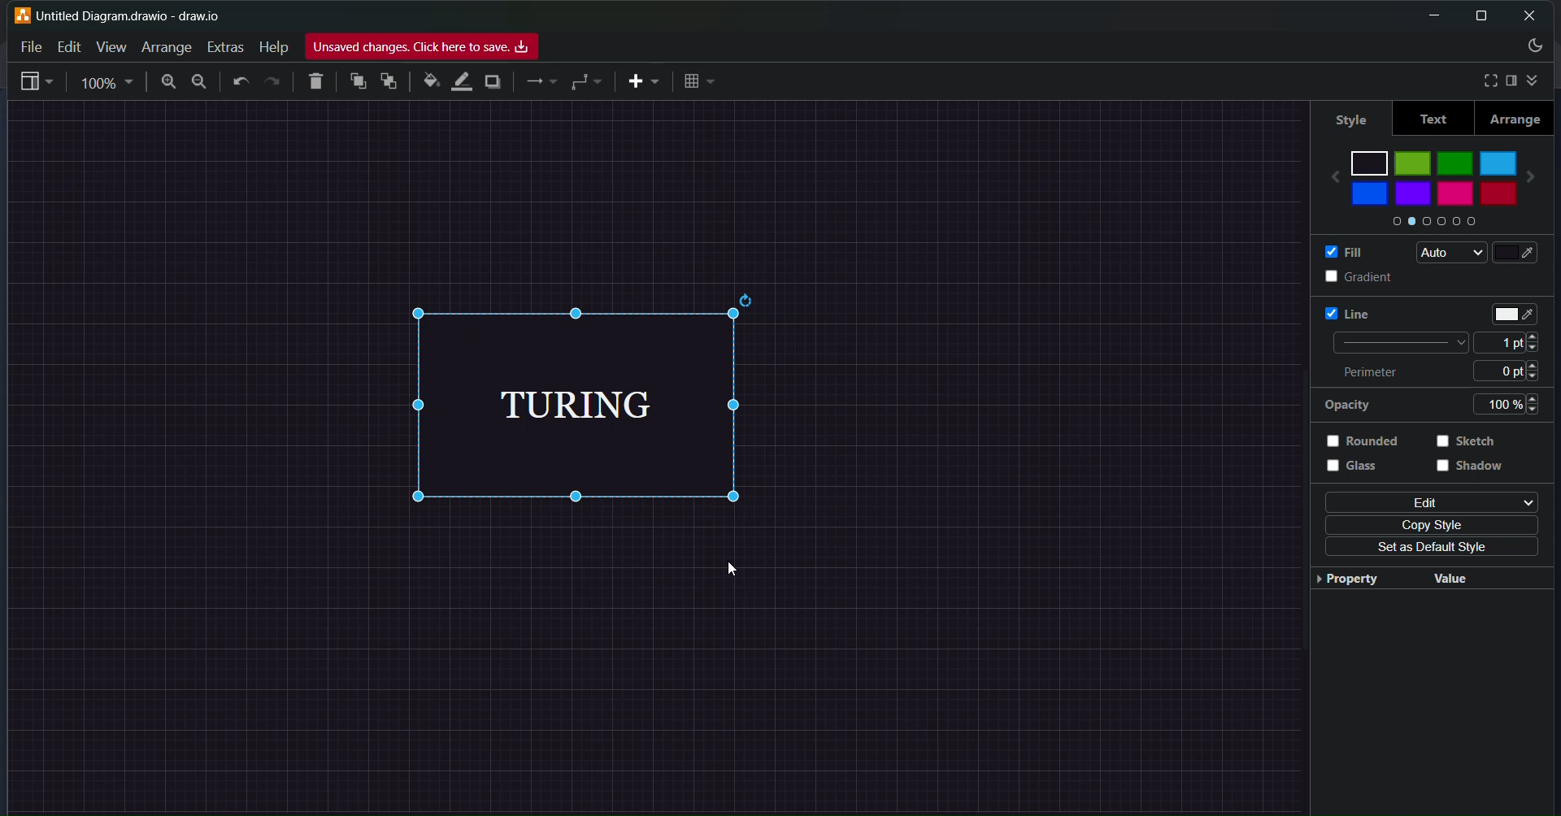  What do you see at coordinates (109, 82) in the screenshot?
I see `zoom percentage` at bounding box center [109, 82].